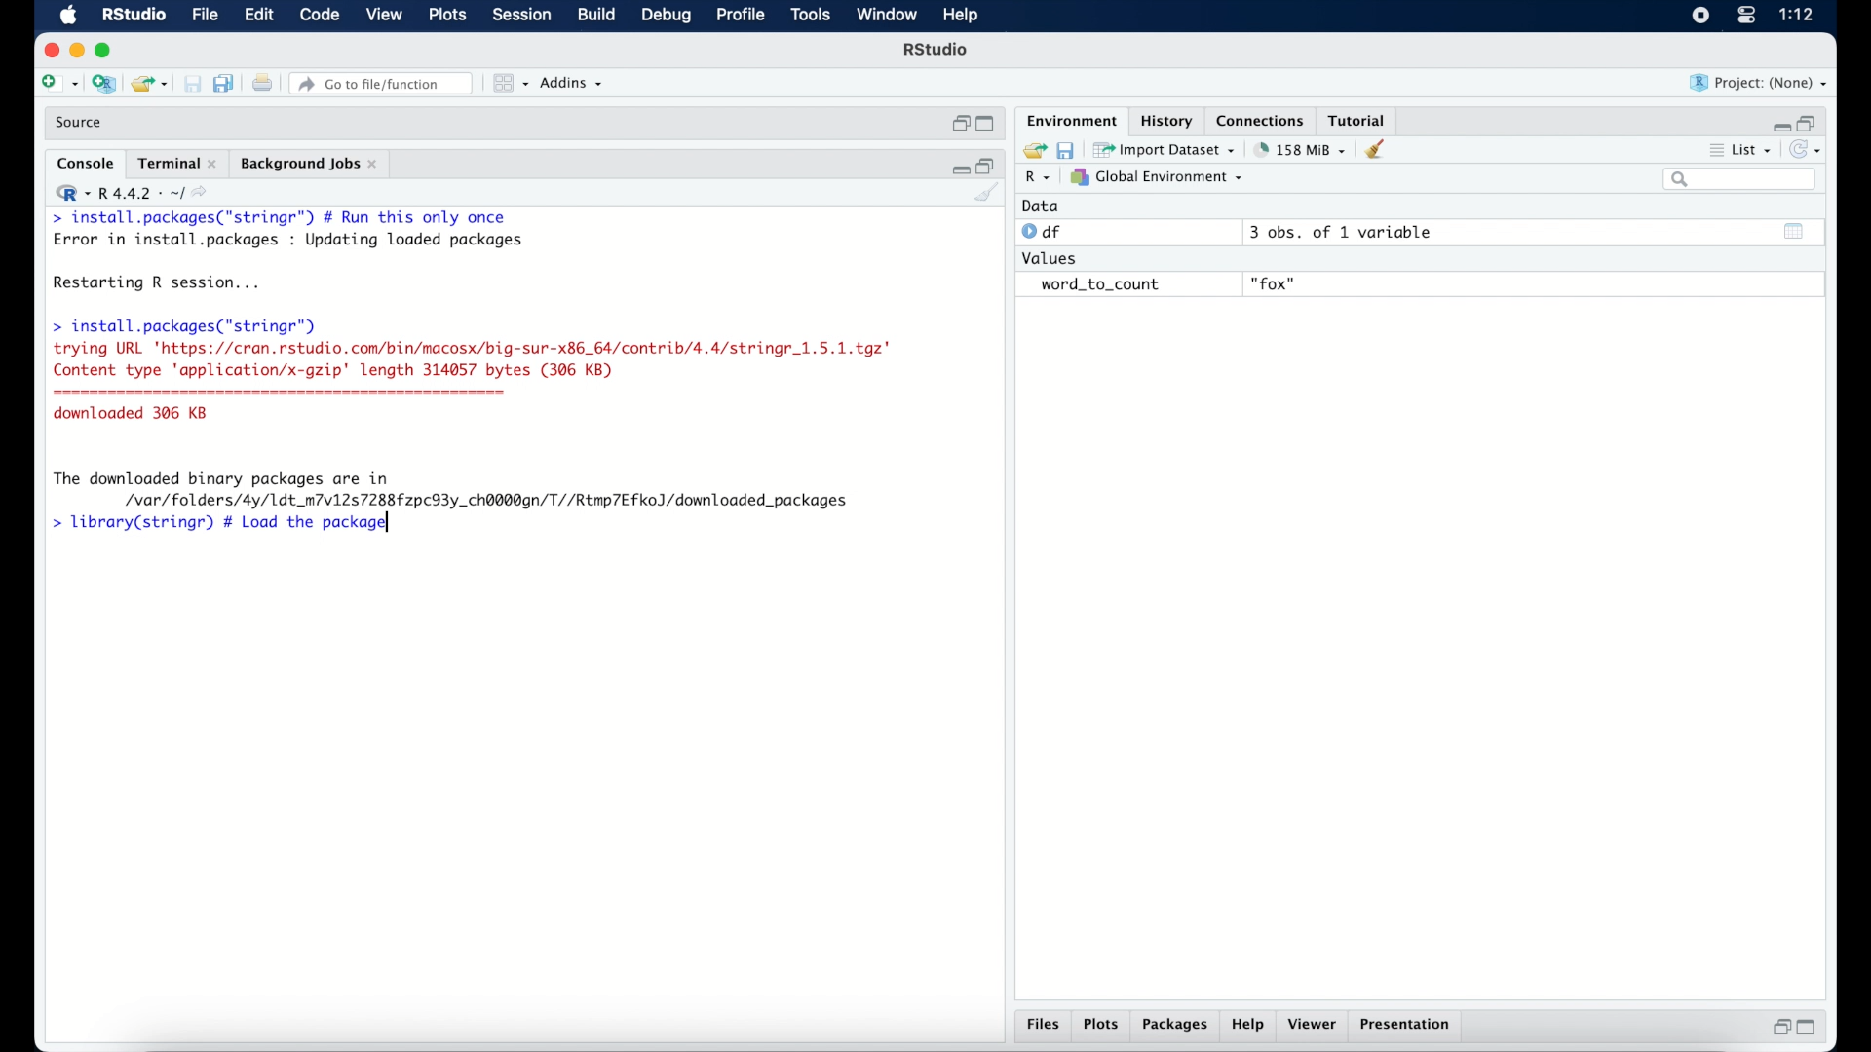 The image size is (1871, 1052). Describe the element at coordinates (595, 15) in the screenshot. I see `build` at that location.